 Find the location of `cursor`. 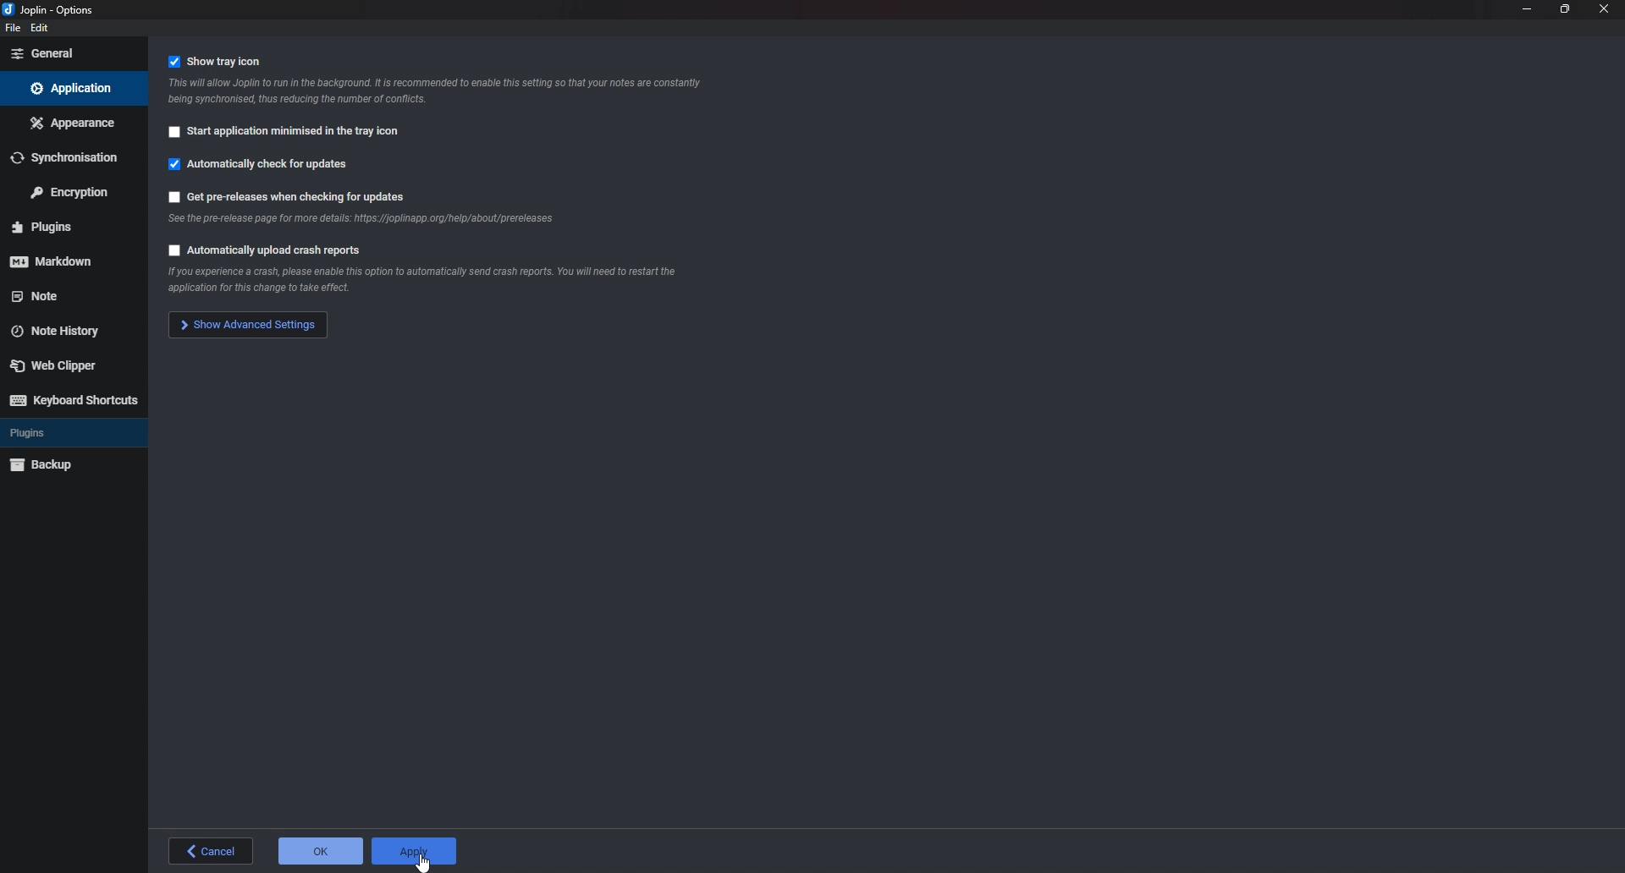

cursor is located at coordinates (424, 860).